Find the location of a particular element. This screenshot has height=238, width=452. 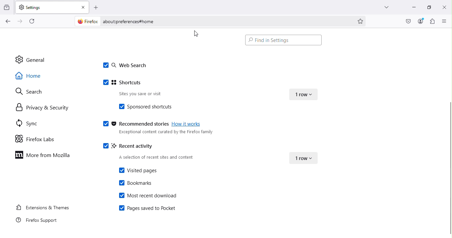

Home is located at coordinates (34, 75).